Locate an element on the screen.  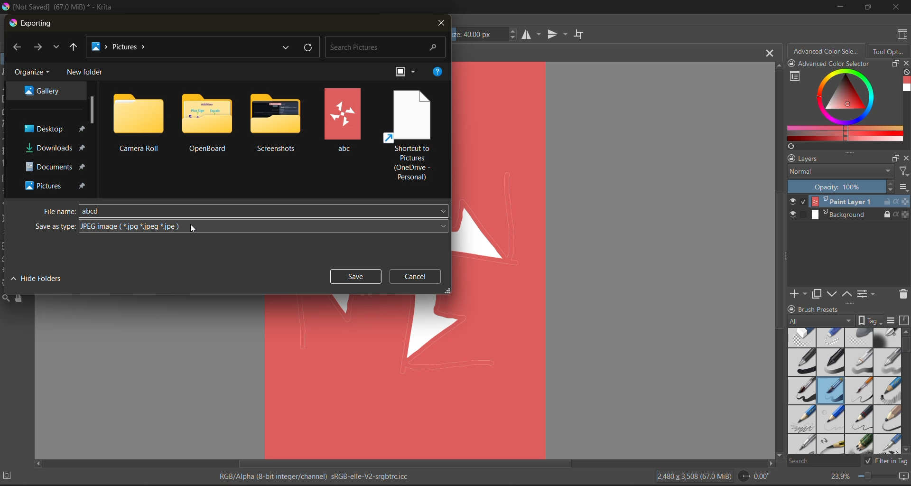
image description is located at coordinates (696, 477).